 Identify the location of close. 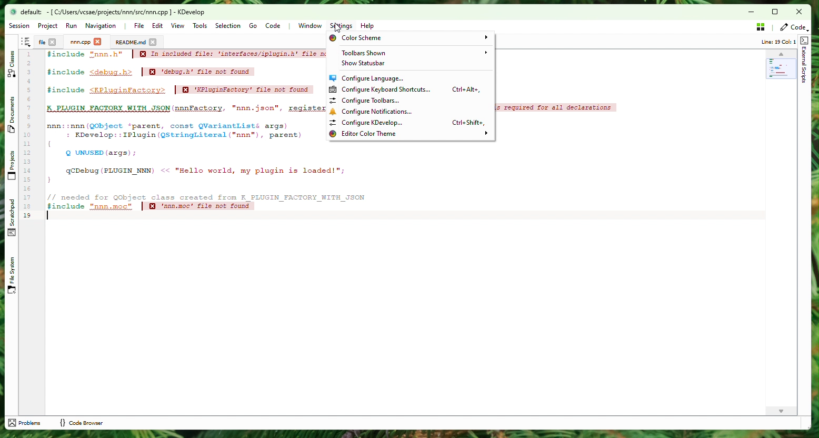
(153, 42).